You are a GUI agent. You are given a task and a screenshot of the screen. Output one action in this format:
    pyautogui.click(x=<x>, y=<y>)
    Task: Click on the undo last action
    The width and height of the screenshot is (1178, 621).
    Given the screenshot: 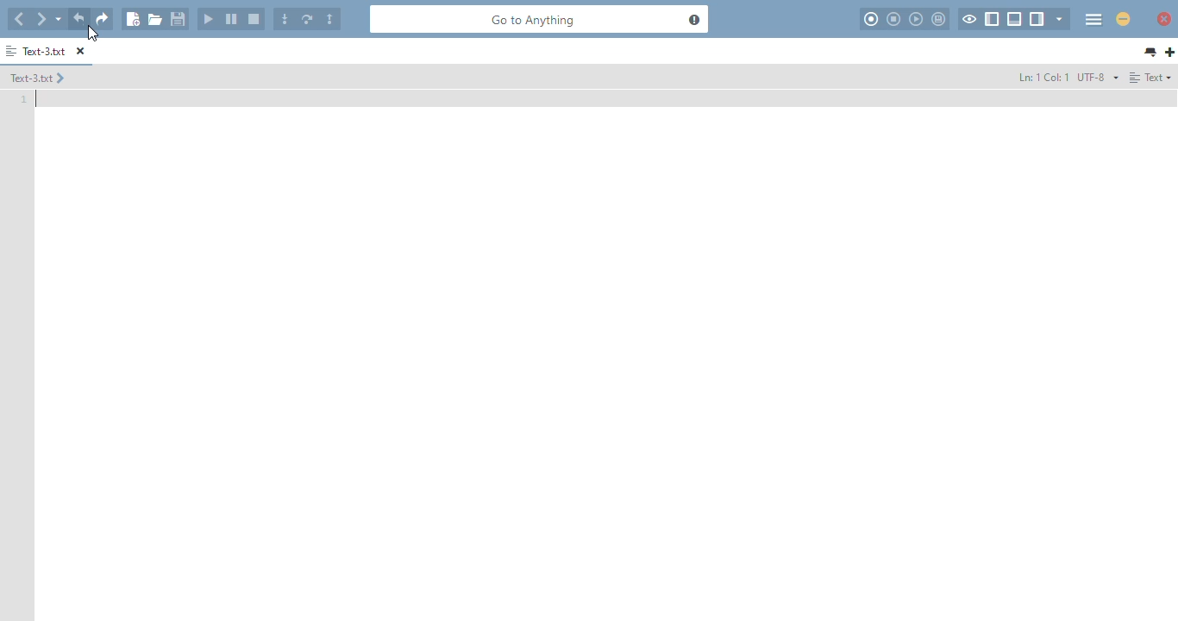 What is the action you would take?
    pyautogui.click(x=79, y=19)
    